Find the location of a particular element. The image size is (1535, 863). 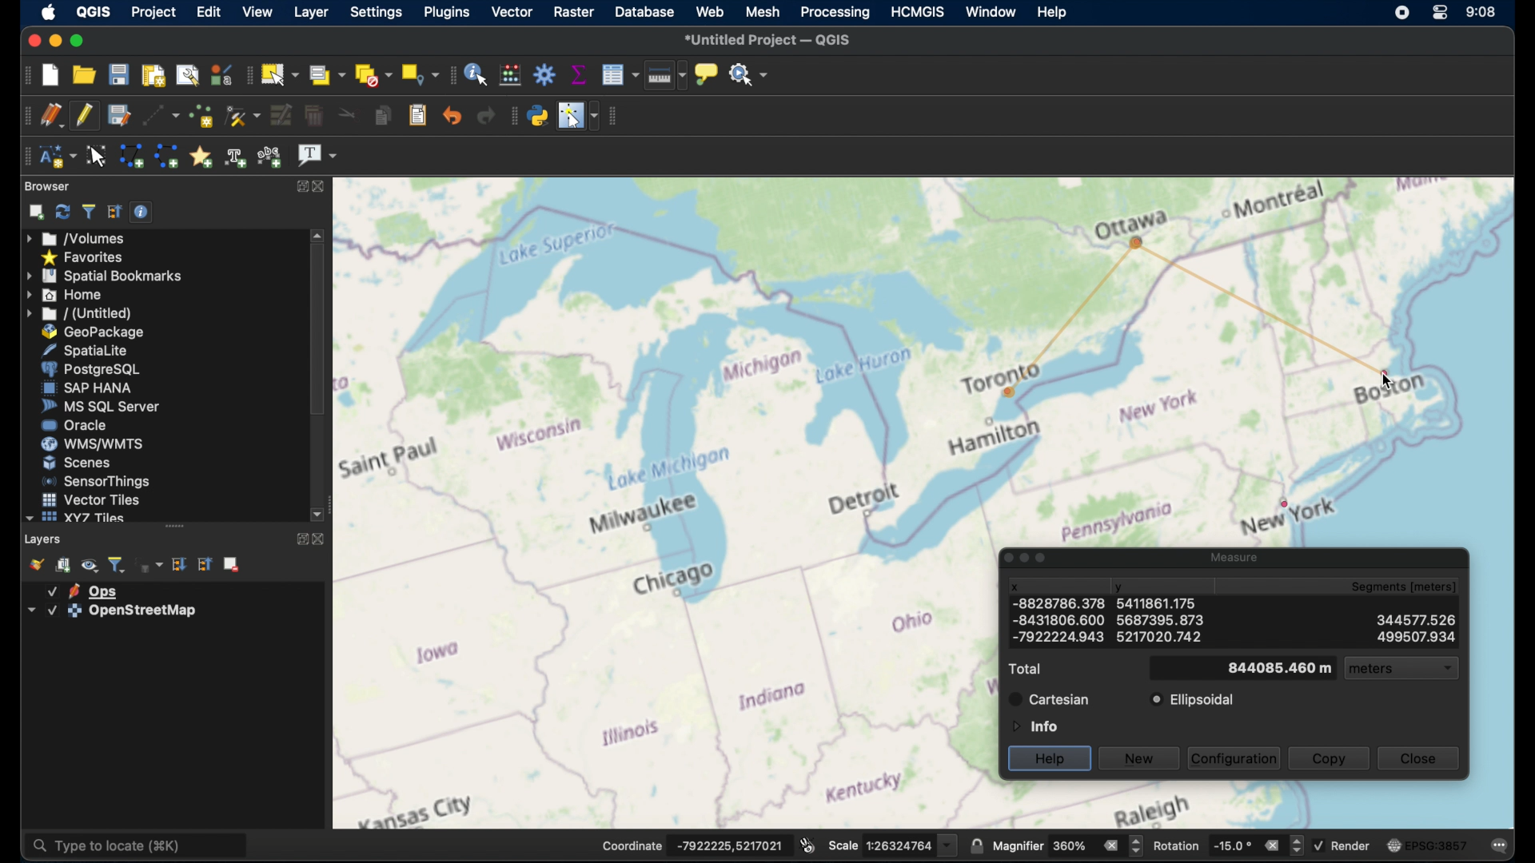

show statistical summary is located at coordinates (579, 73).